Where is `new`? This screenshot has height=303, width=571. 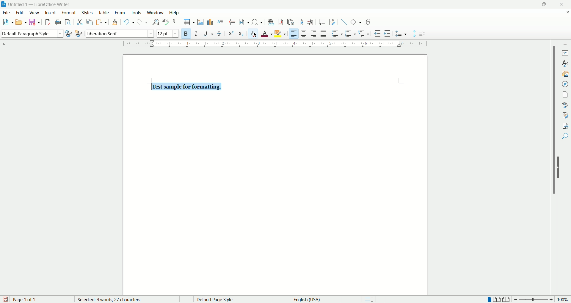 new is located at coordinates (8, 22).